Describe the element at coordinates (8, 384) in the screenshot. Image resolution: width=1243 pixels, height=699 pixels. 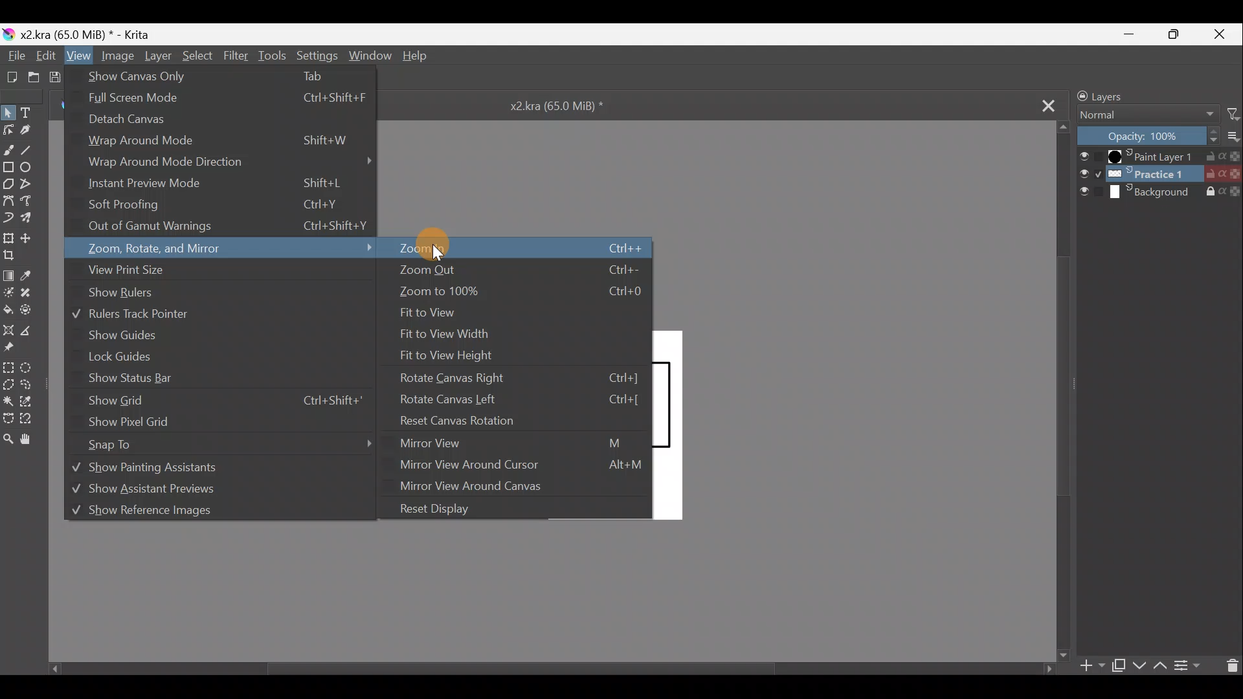
I see `Polygonal selection tool` at that location.